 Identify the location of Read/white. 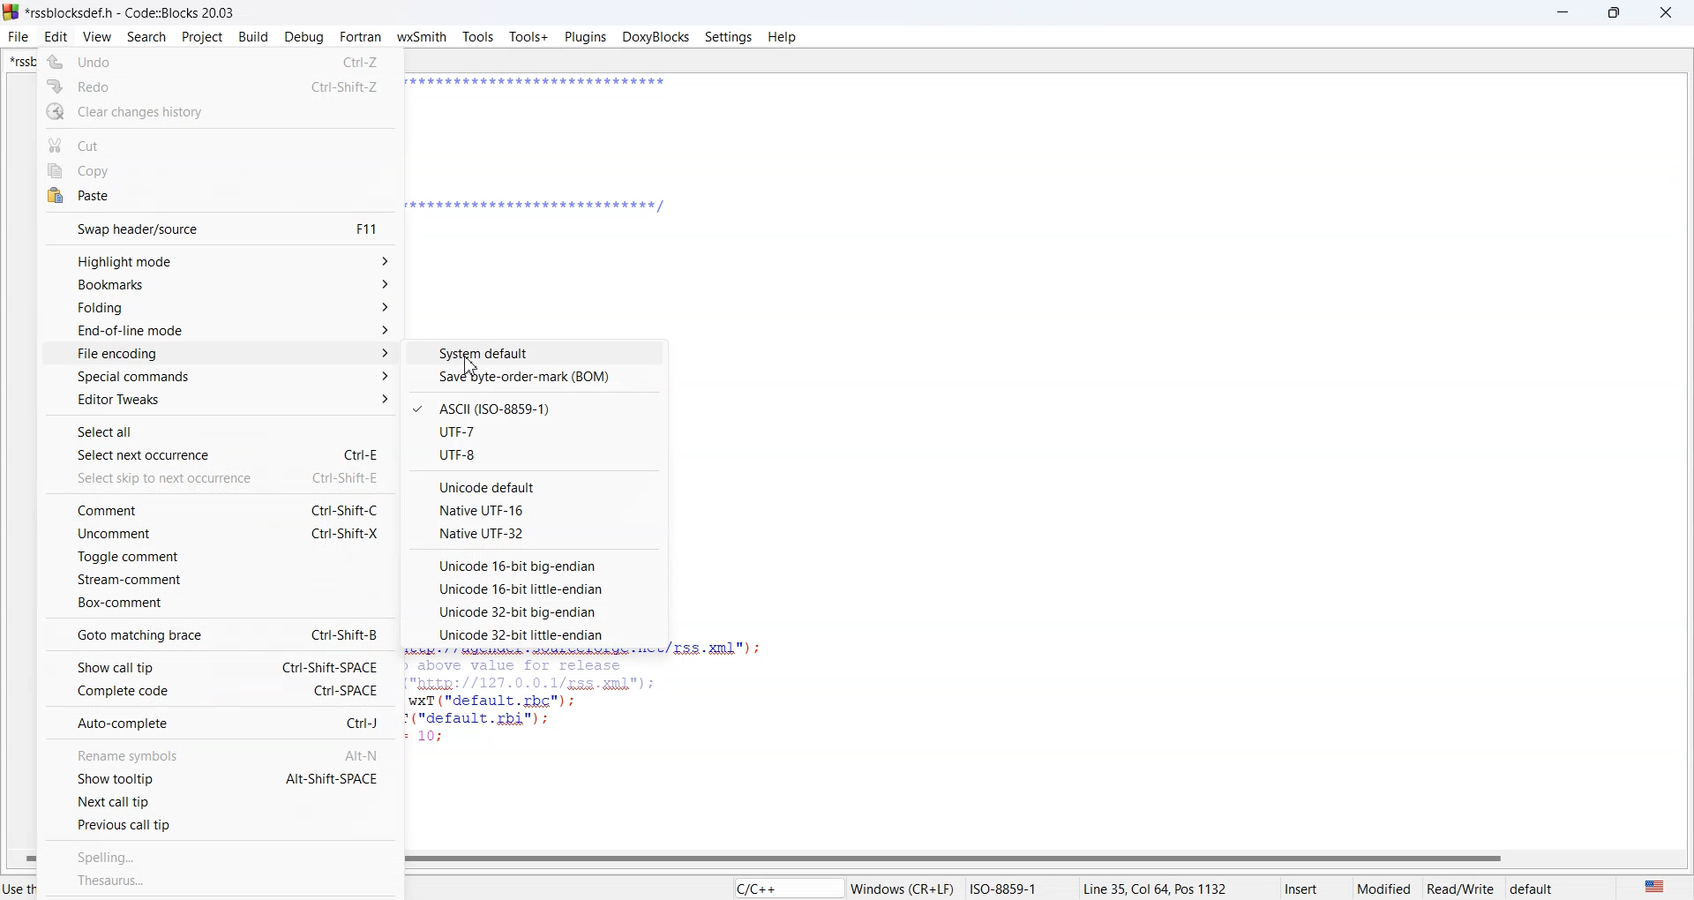
(1461, 887).